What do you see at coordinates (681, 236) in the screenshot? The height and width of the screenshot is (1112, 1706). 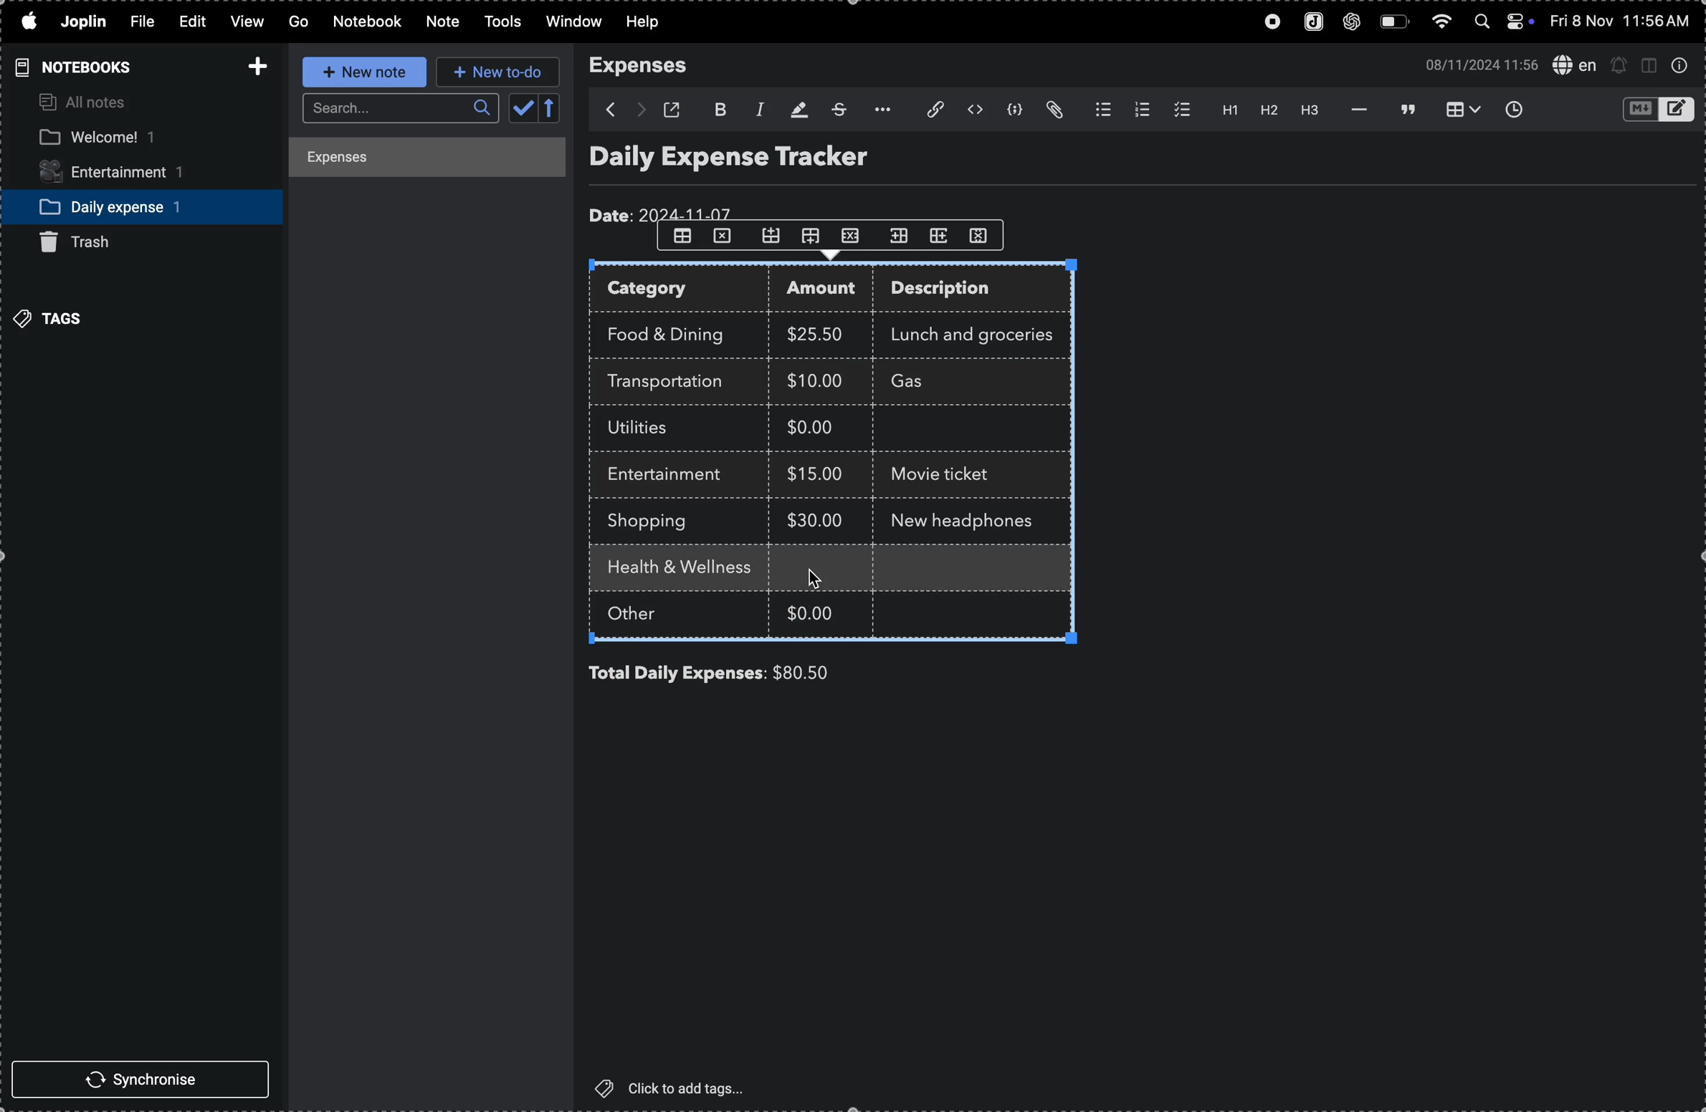 I see `table` at bounding box center [681, 236].